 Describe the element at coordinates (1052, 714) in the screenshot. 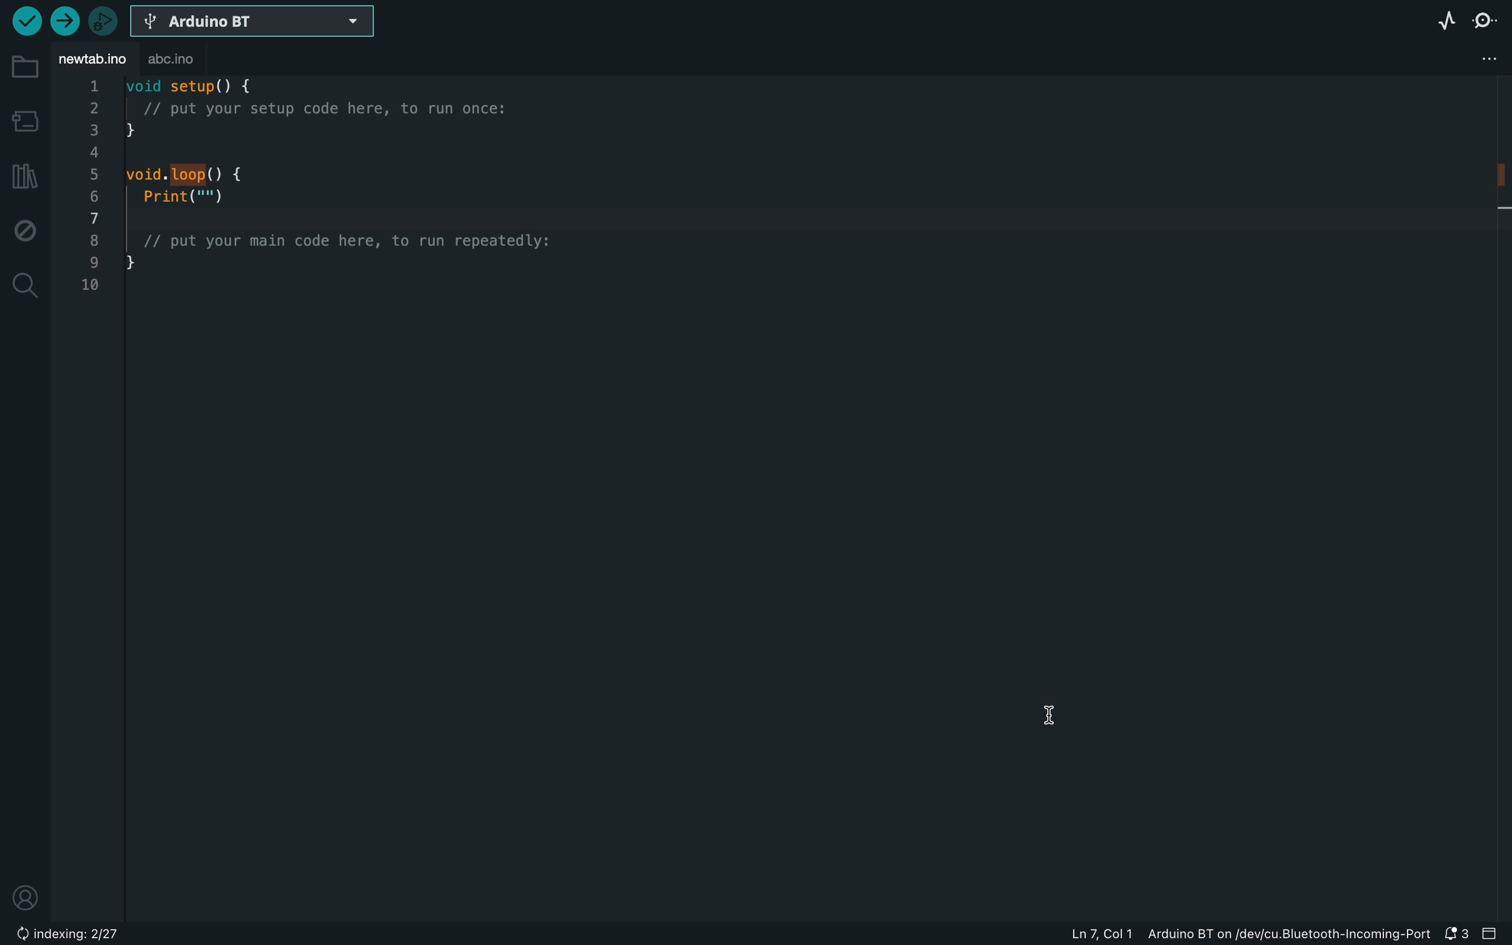

I see `cursor` at that location.